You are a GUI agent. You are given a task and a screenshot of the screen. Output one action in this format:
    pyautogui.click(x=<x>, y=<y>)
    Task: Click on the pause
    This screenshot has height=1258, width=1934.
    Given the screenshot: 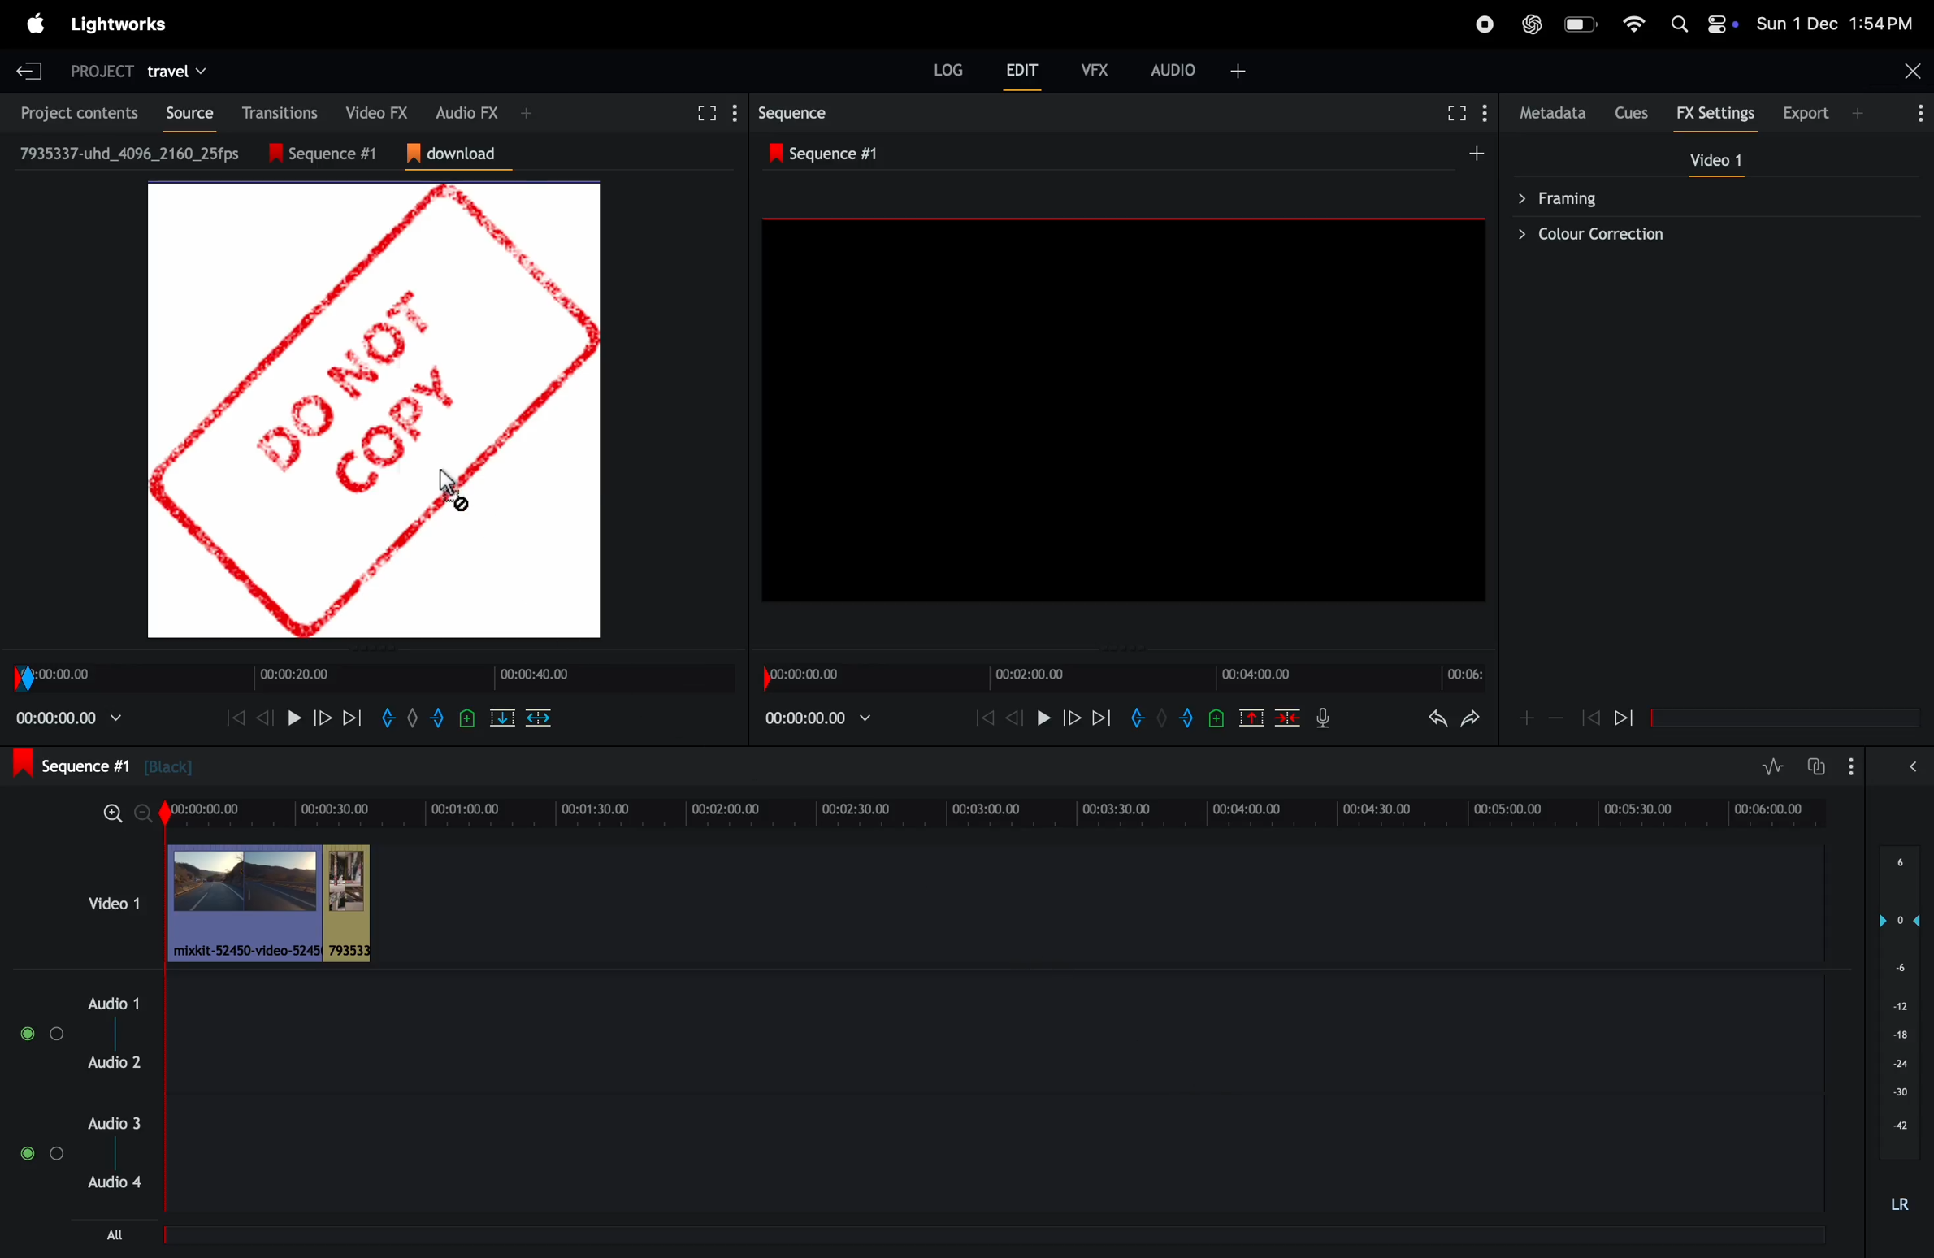 What is the action you would take?
    pyautogui.click(x=294, y=718)
    